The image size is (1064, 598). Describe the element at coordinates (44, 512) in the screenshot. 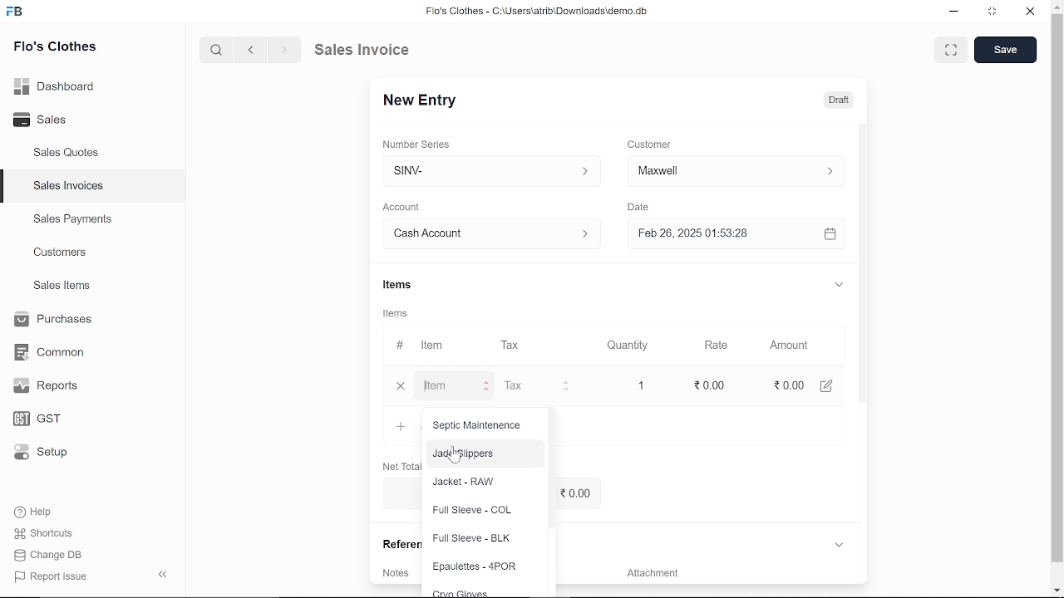

I see `Help` at that location.